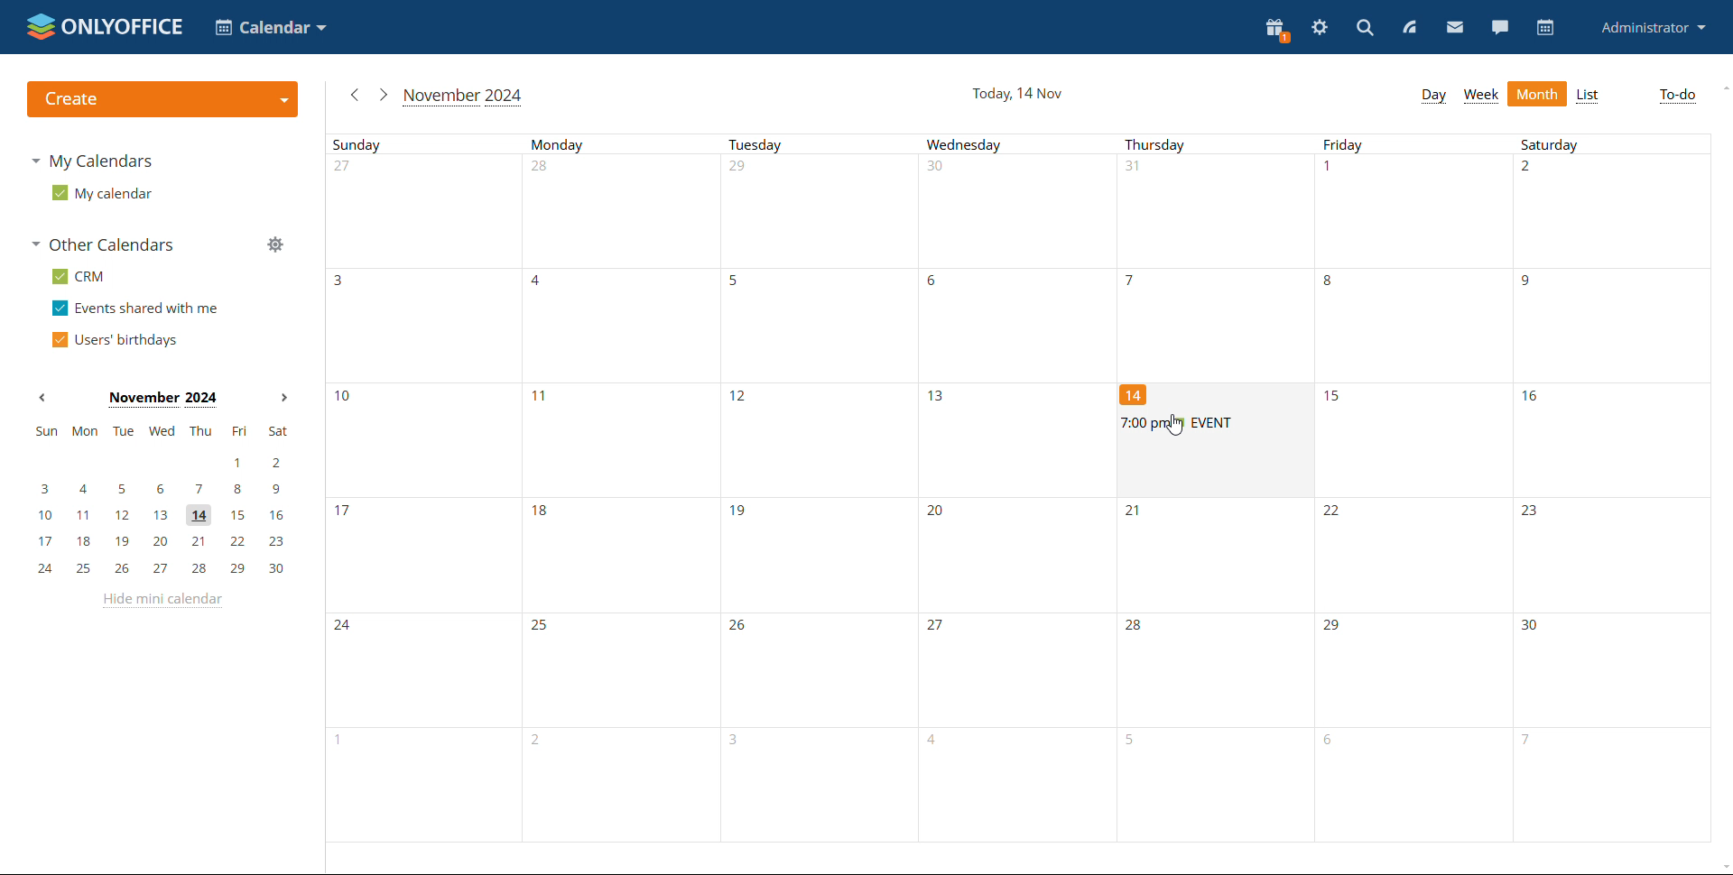 This screenshot has width=1733, height=875. What do you see at coordinates (1333, 170) in the screenshot?
I see `number` at bounding box center [1333, 170].